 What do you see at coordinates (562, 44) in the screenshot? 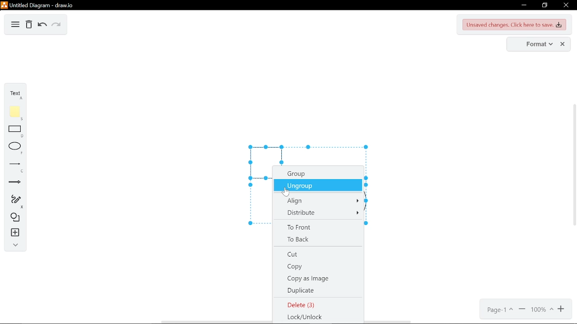
I see `close format` at bounding box center [562, 44].